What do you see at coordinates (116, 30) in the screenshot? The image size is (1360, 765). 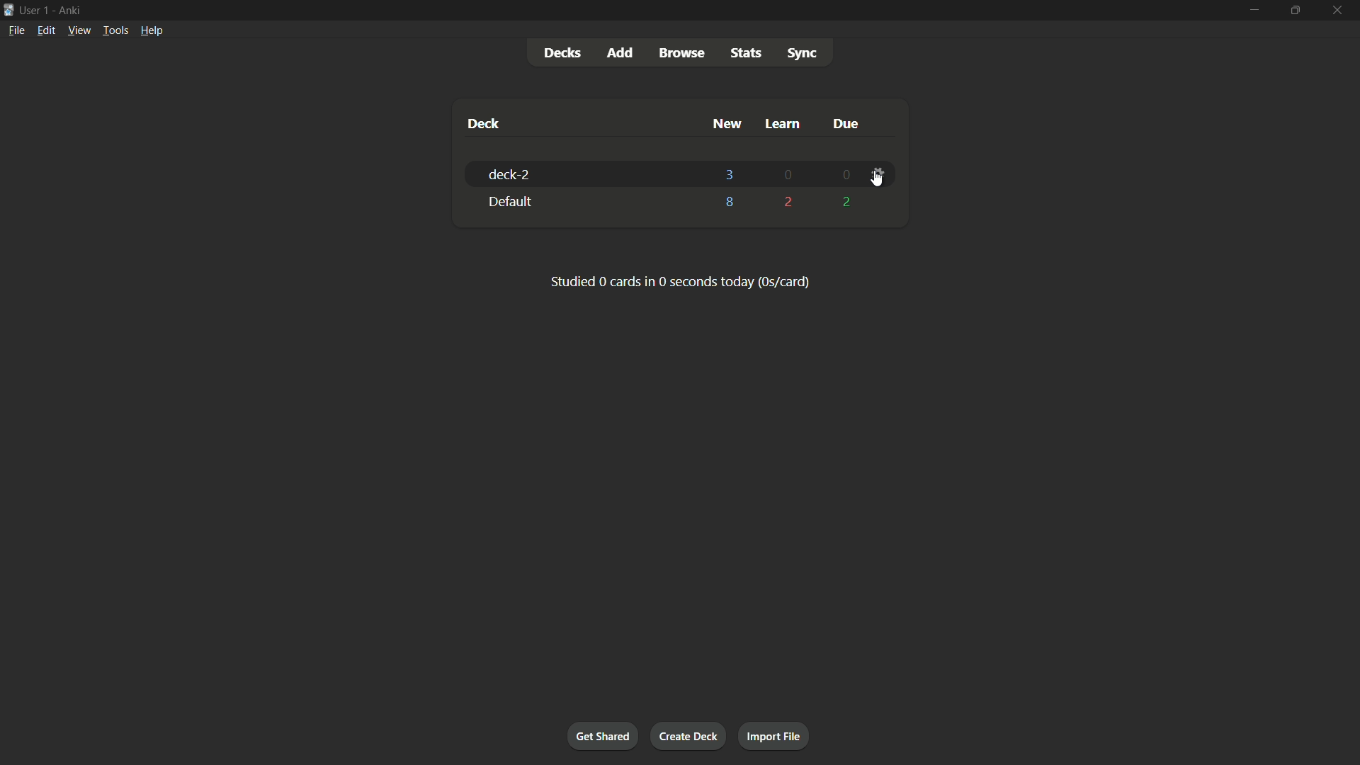 I see `tools menu` at bounding box center [116, 30].